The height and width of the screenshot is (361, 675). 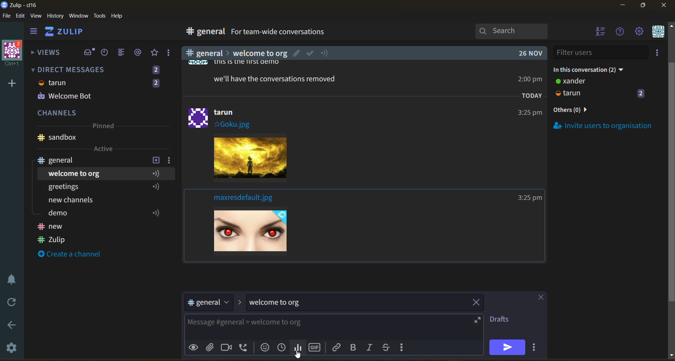 What do you see at coordinates (10, 302) in the screenshot?
I see `reload` at bounding box center [10, 302].